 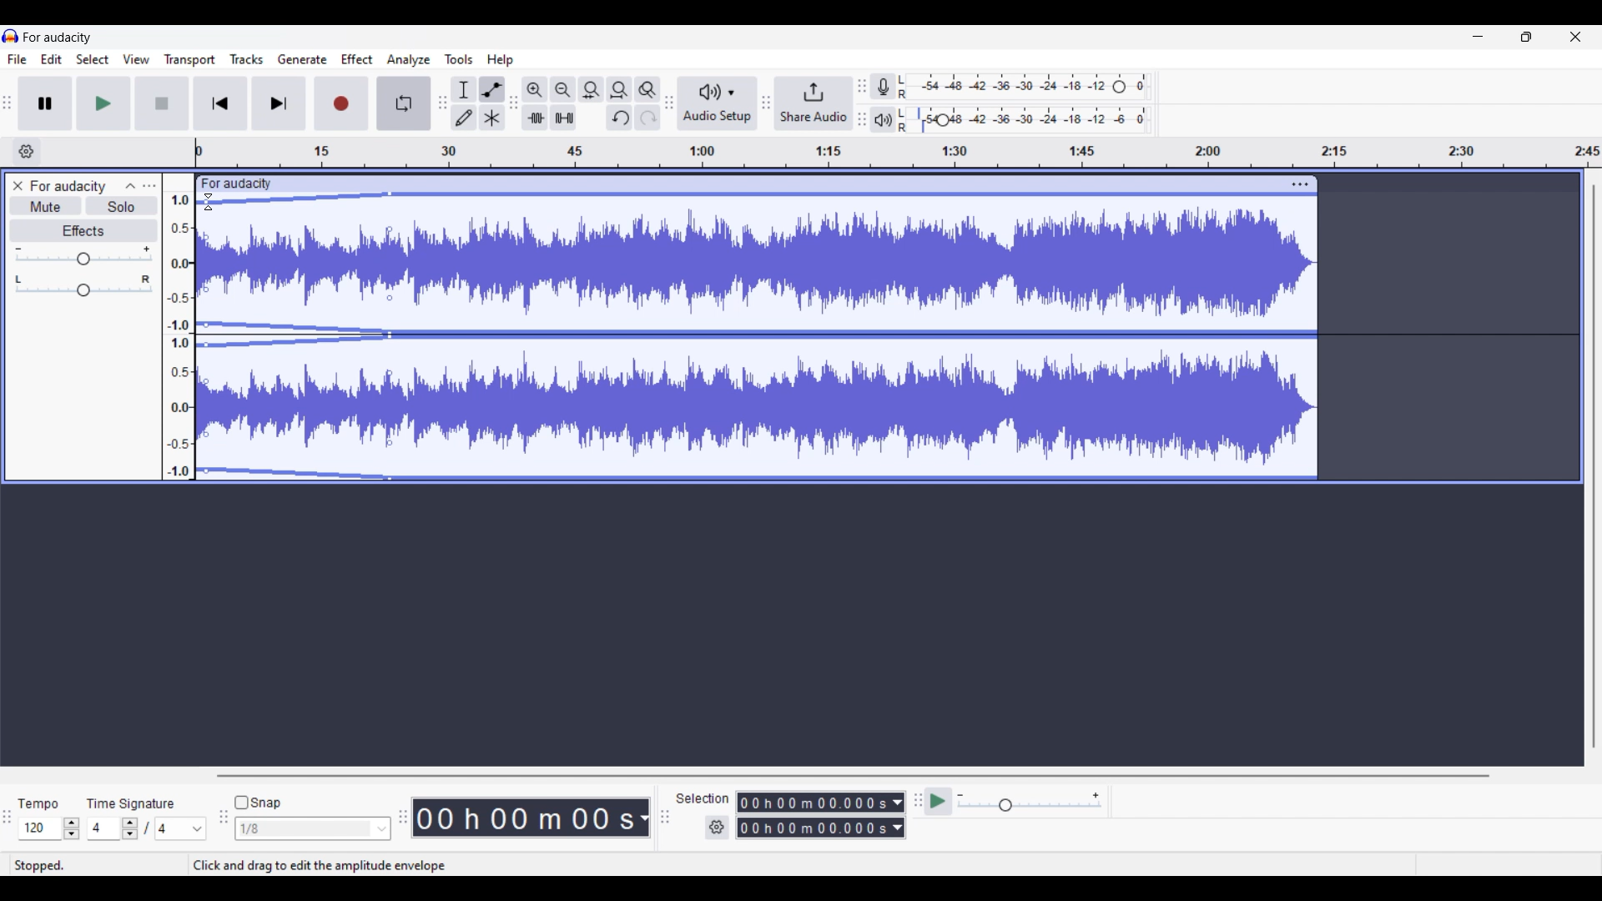 I want to click on Horizontal slide bar, so click(x=852, y=776).